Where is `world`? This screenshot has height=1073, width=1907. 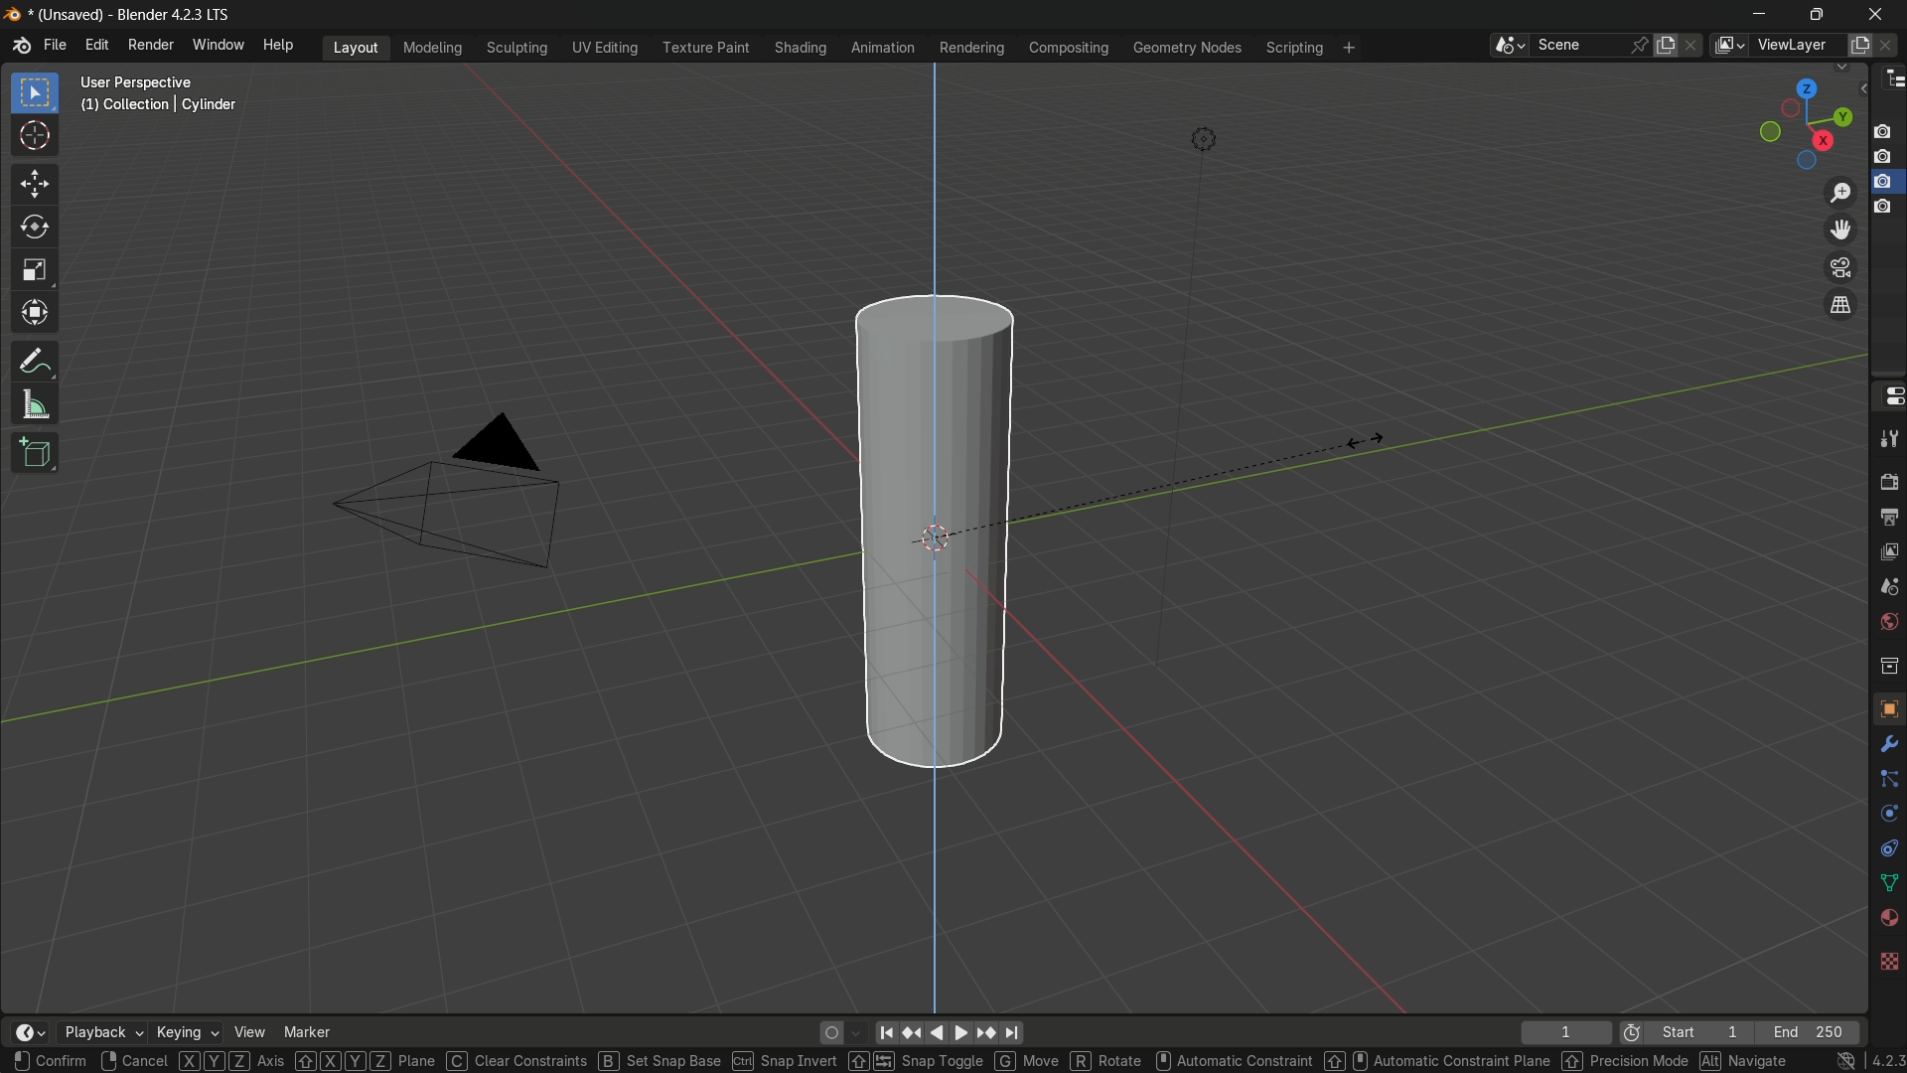 world is located at coordinates (1888, 622).